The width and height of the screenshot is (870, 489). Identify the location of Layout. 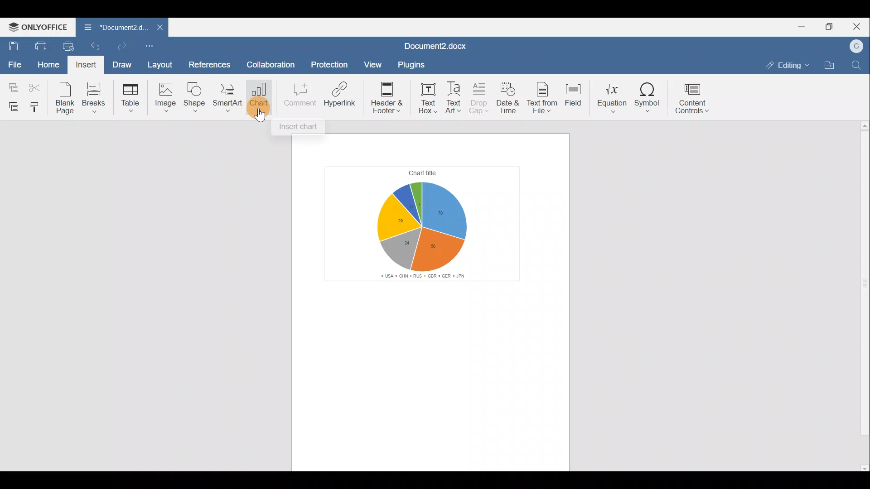
(160, 63).